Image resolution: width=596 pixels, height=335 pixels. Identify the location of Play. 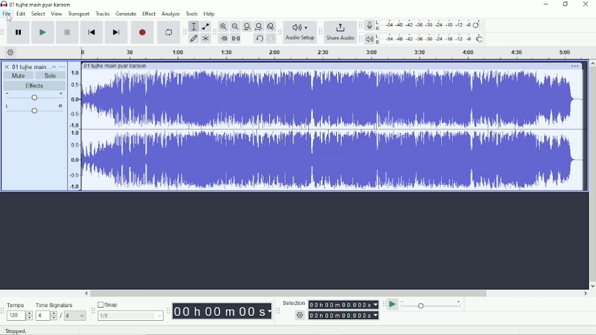
(43, 32).